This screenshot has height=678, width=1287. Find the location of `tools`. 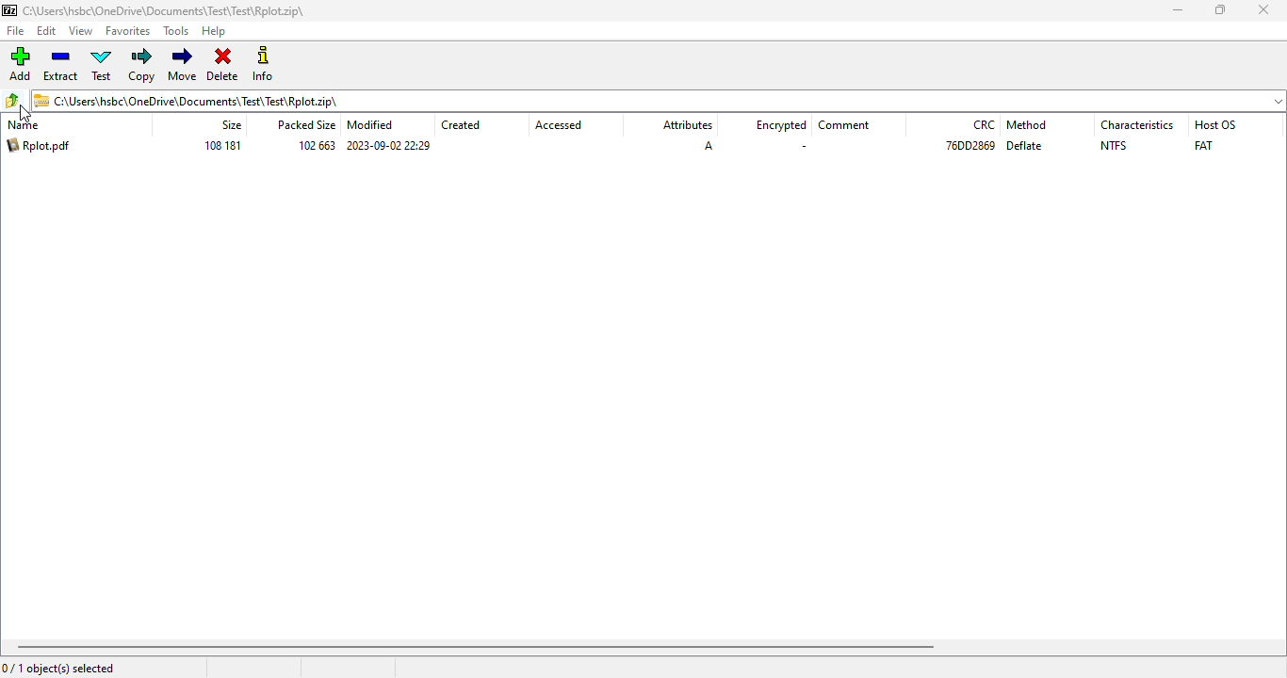

tools is located at coordinates (175, 30).